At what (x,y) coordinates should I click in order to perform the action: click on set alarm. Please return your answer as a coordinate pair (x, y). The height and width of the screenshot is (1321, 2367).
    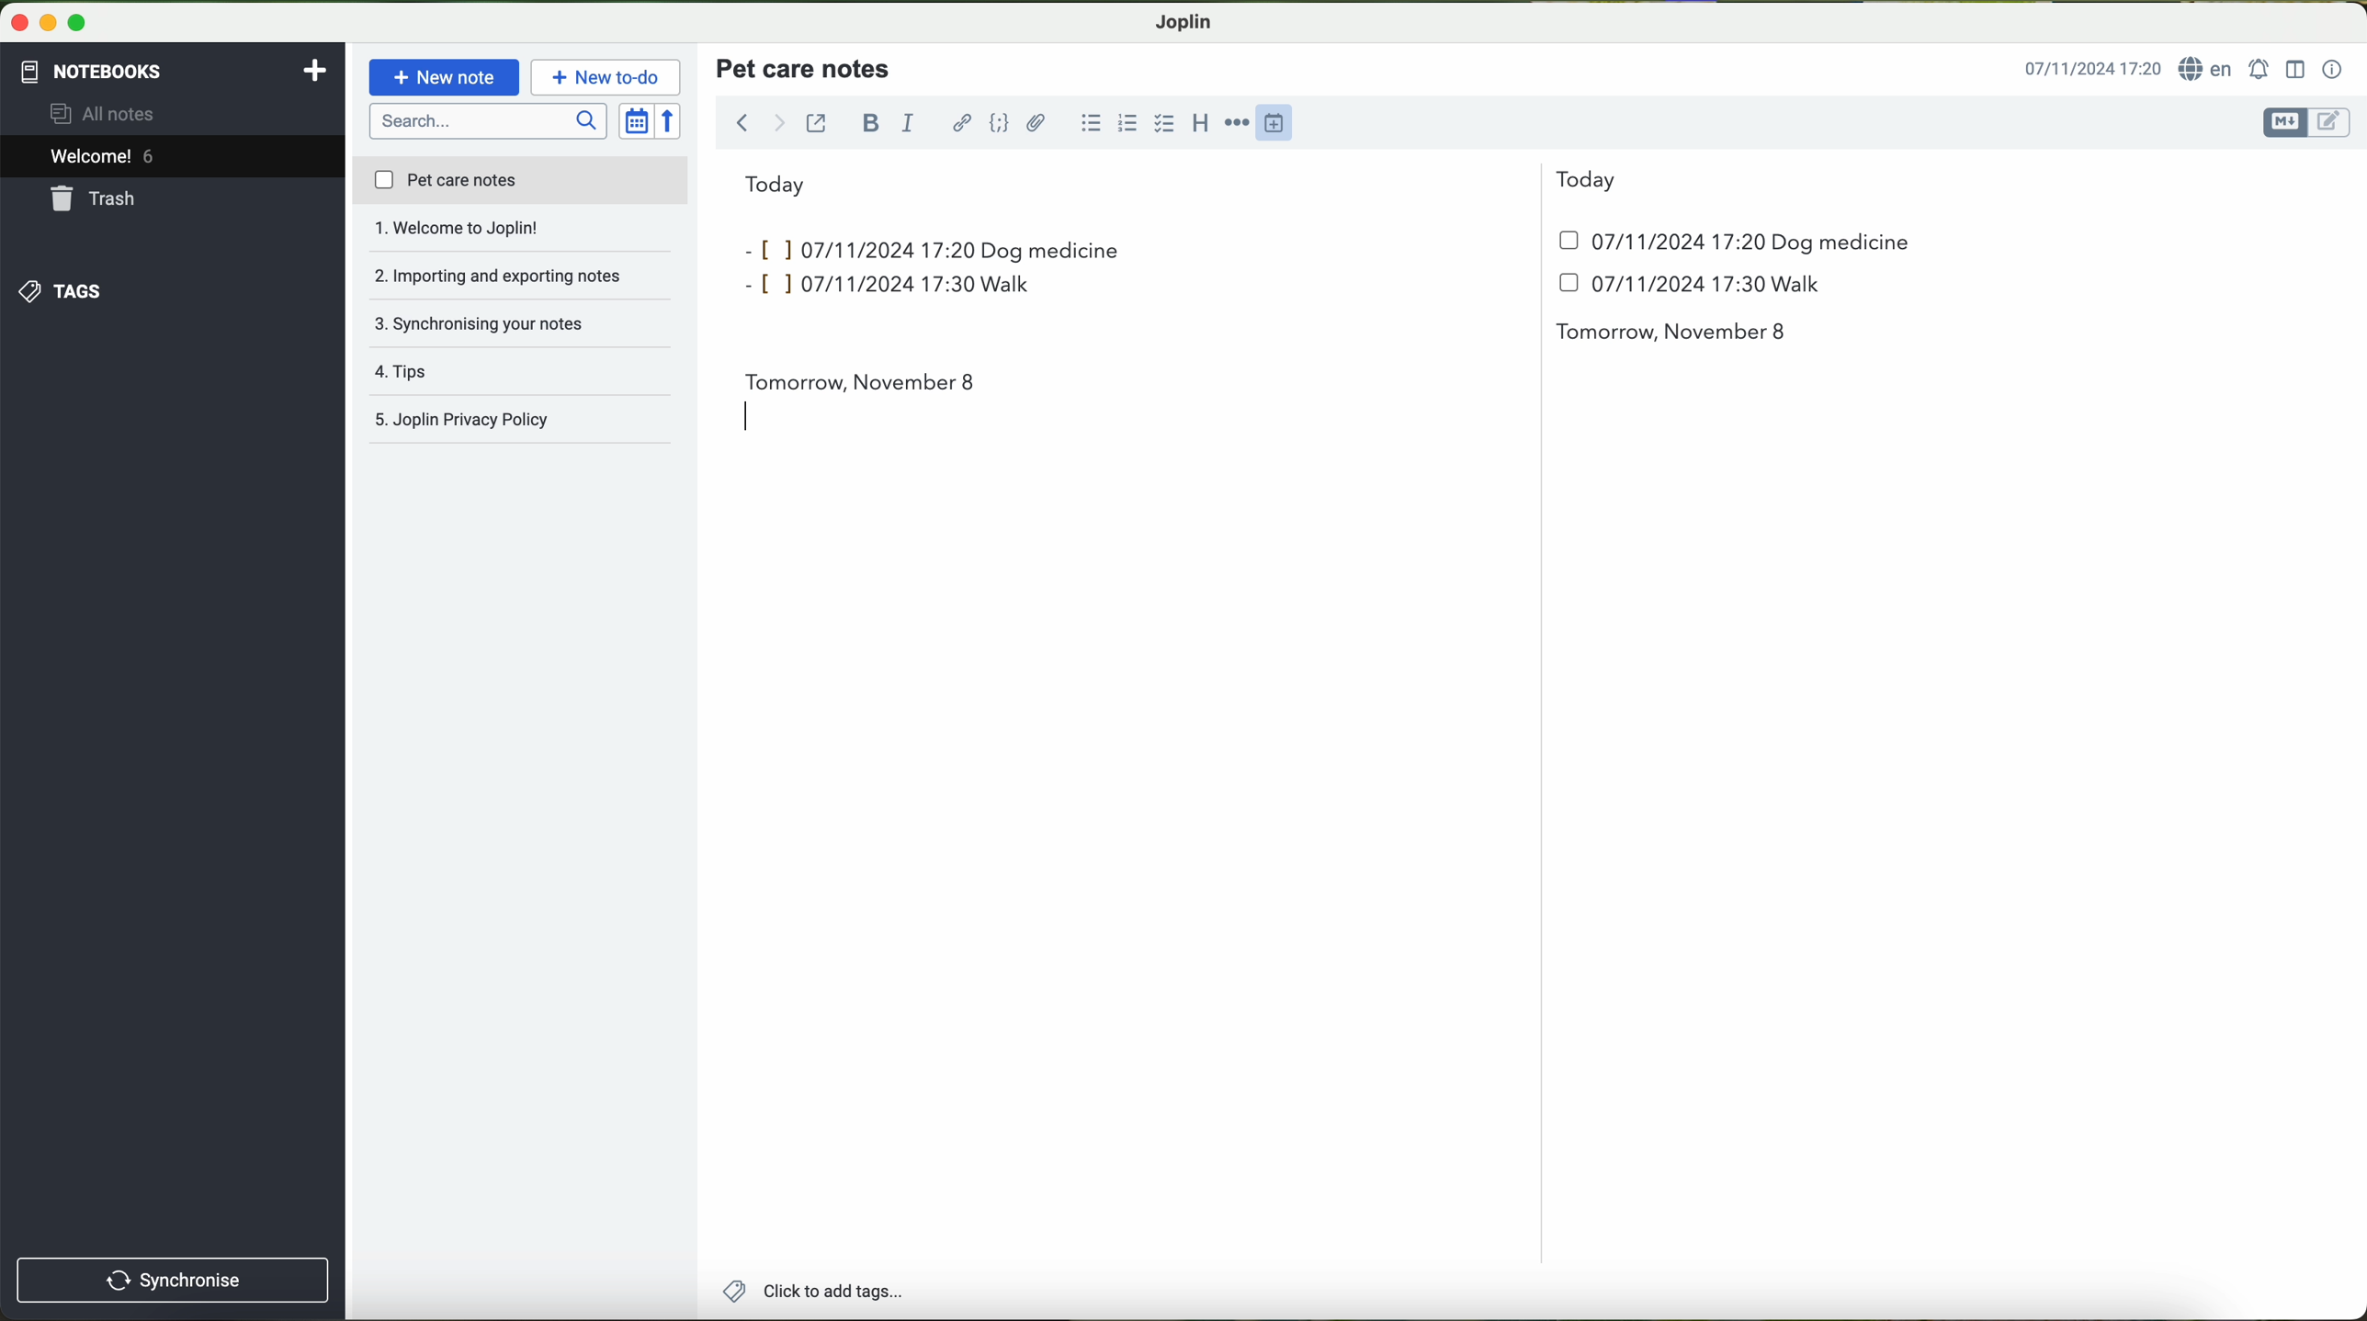
    Looking at the image, I should click on (2261, 69).